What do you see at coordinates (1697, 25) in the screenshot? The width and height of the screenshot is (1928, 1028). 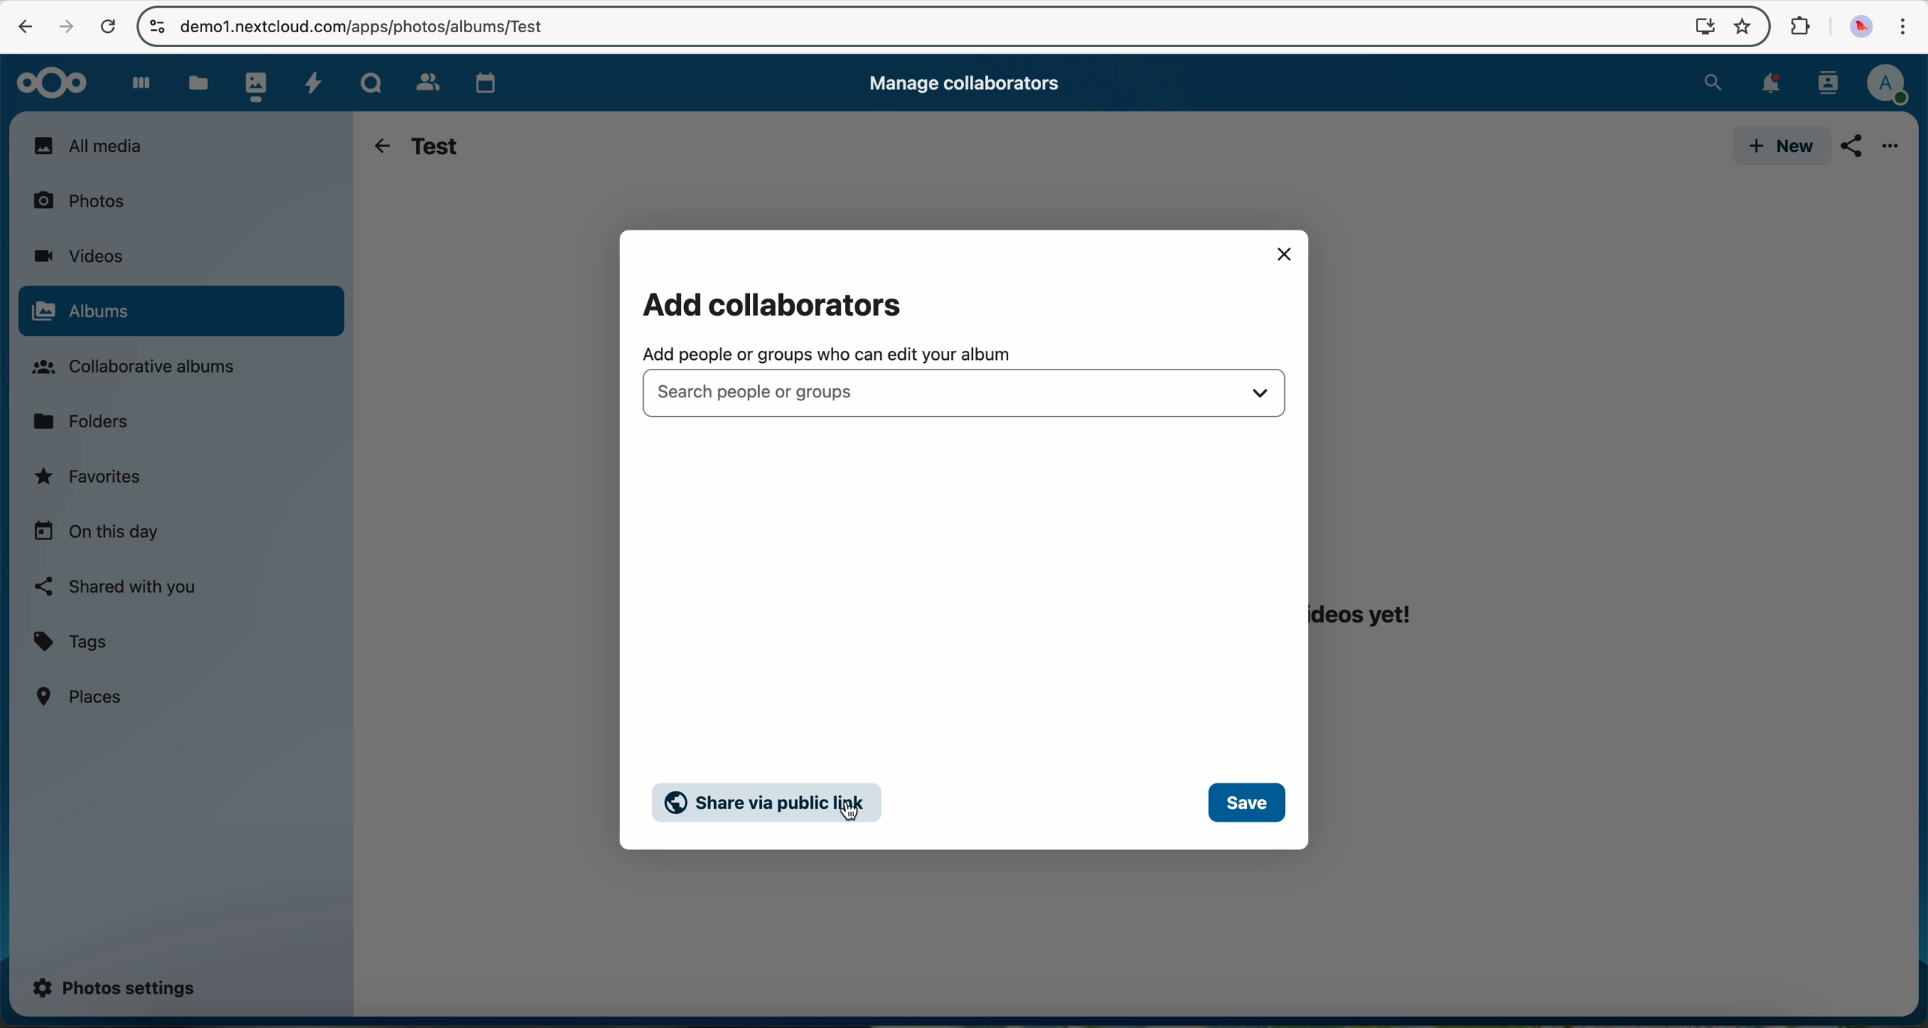 I see `screen` at bounding box center [1697, 25].